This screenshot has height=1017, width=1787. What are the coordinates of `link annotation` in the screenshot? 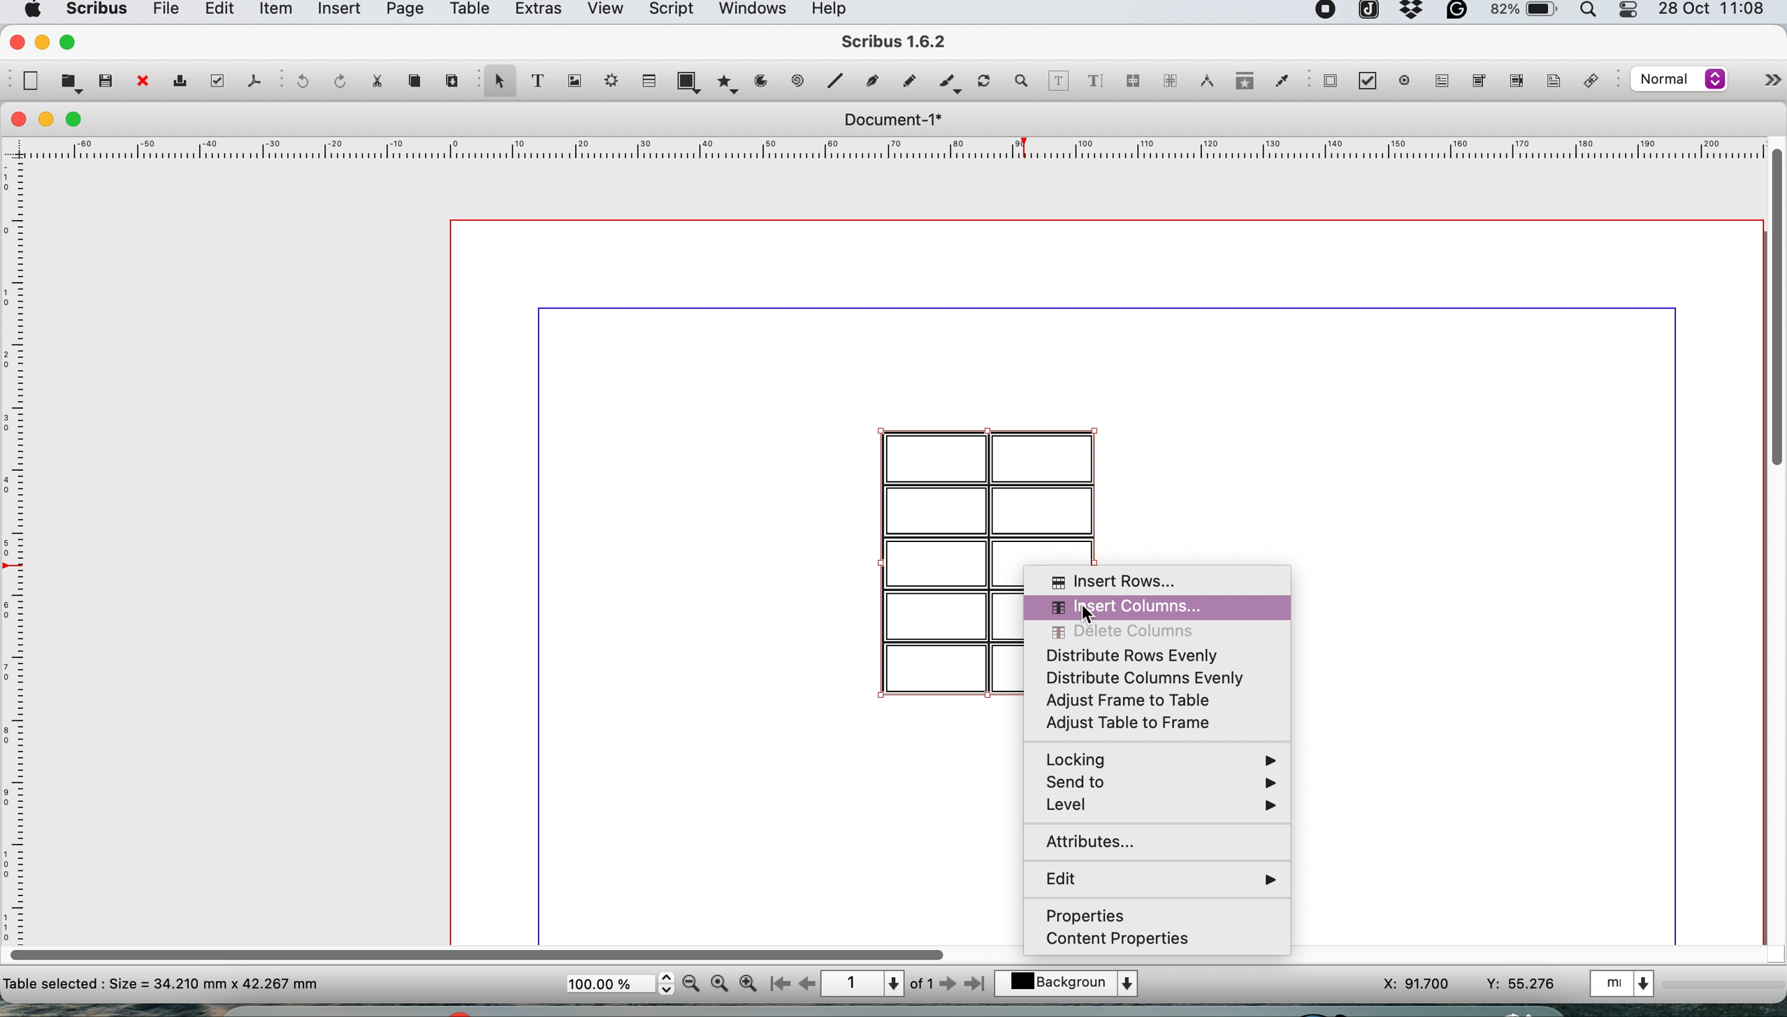 It's located at (1595, 82).